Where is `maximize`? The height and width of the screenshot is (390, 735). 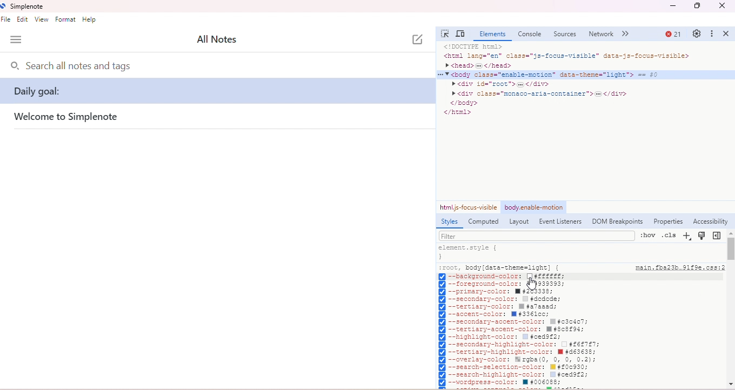 maximize is located at coordinates (698, 7).